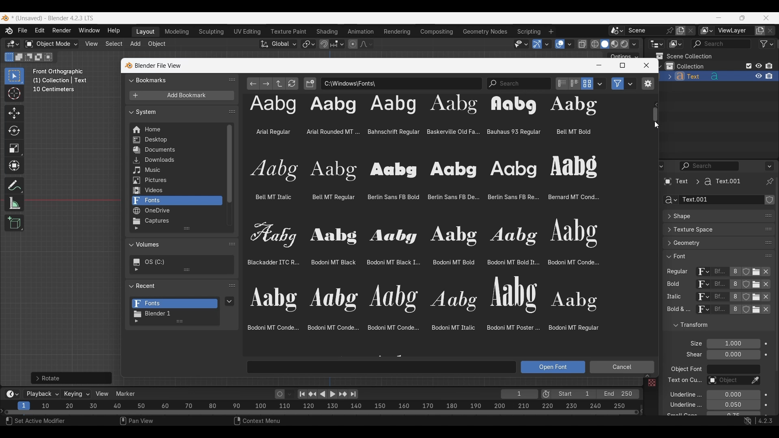  I want to click on Filter files, so click(618, 84).